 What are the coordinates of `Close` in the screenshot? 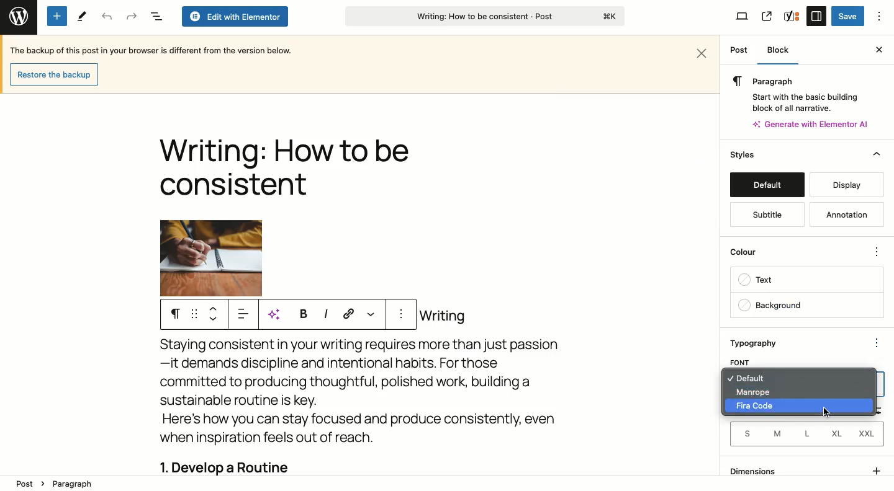 It's located at (703, 51).